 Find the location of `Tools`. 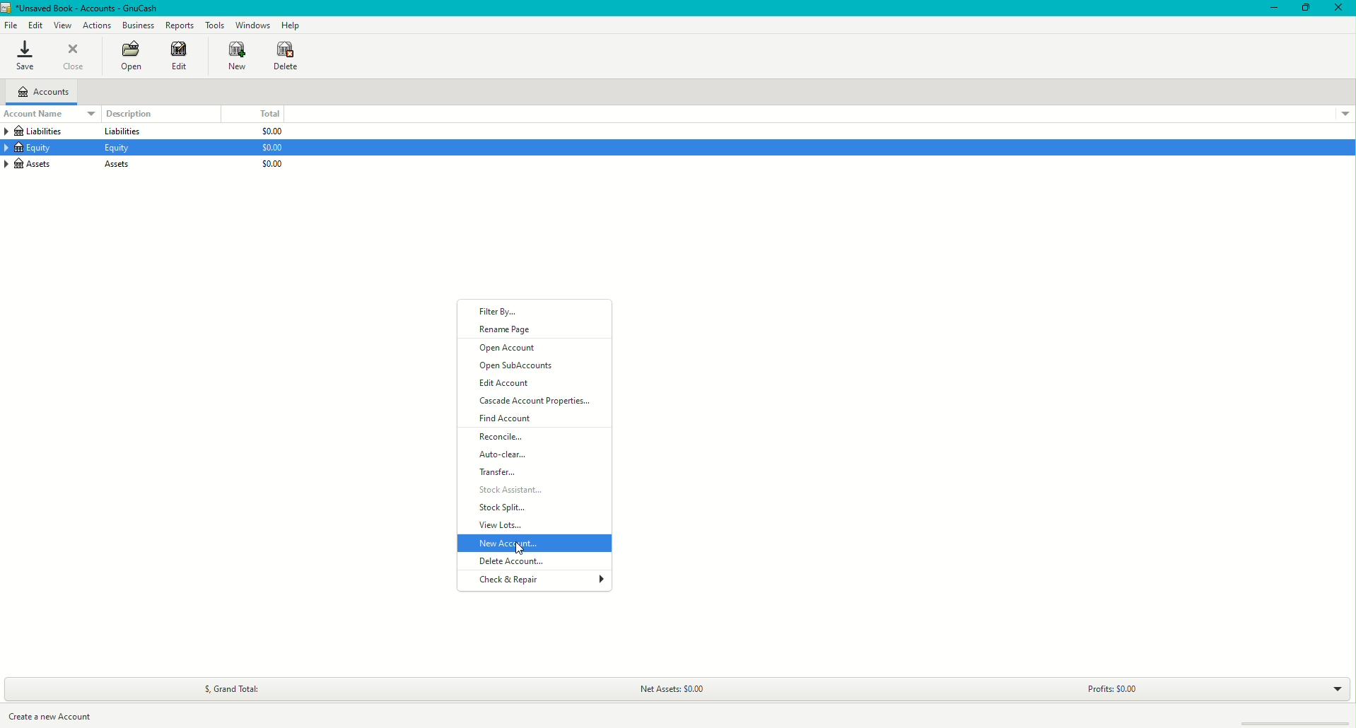

Tools is located at coordinates (214, 23).